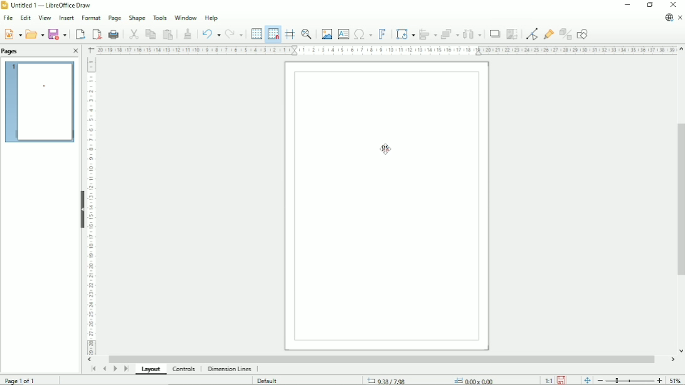 Image resolution: width=685 pixels, height=385 pixels. Describe the element at coordinates (35, 34) in the screenshot. I see `Open` at that location.